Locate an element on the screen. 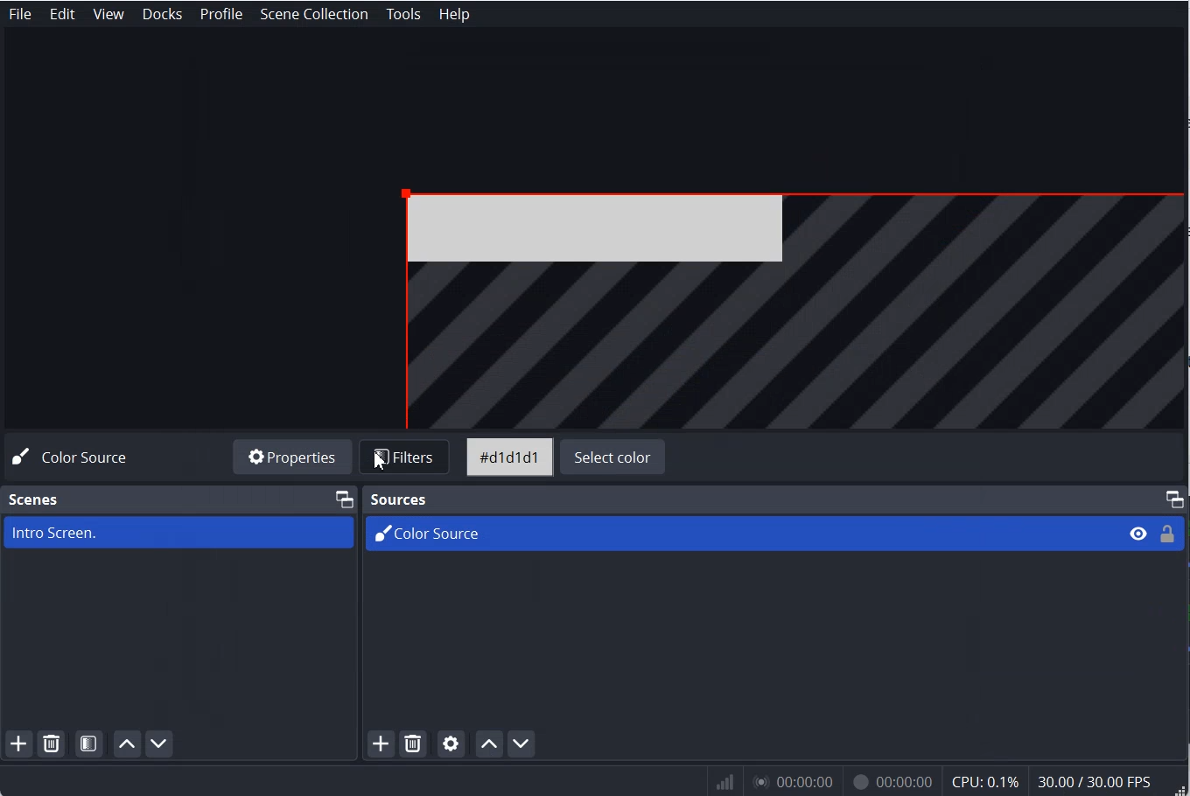 Image resolution: width=1190 pixels, height=796 pixels. Move Source up is located at coordinates (488, 743).